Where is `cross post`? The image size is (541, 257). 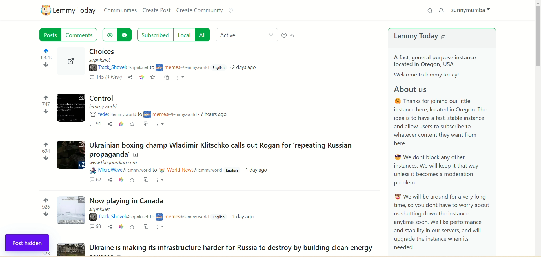 cross post is located at coordinates (146, 179).